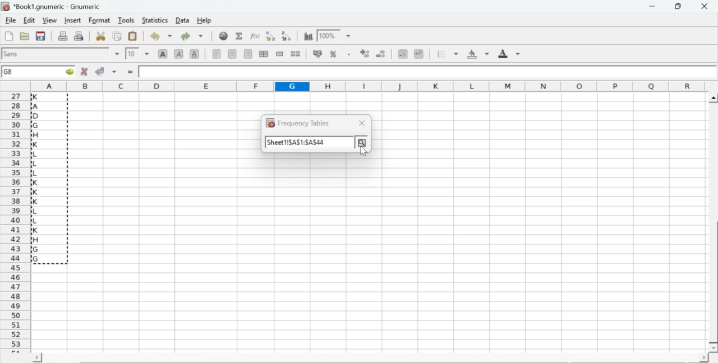 Image resolution: width=718 pixels, height=363 pixels. What do you see at coordinates (479, 54) in the screenshot?
I see `background` at bounding box center [479, 54].